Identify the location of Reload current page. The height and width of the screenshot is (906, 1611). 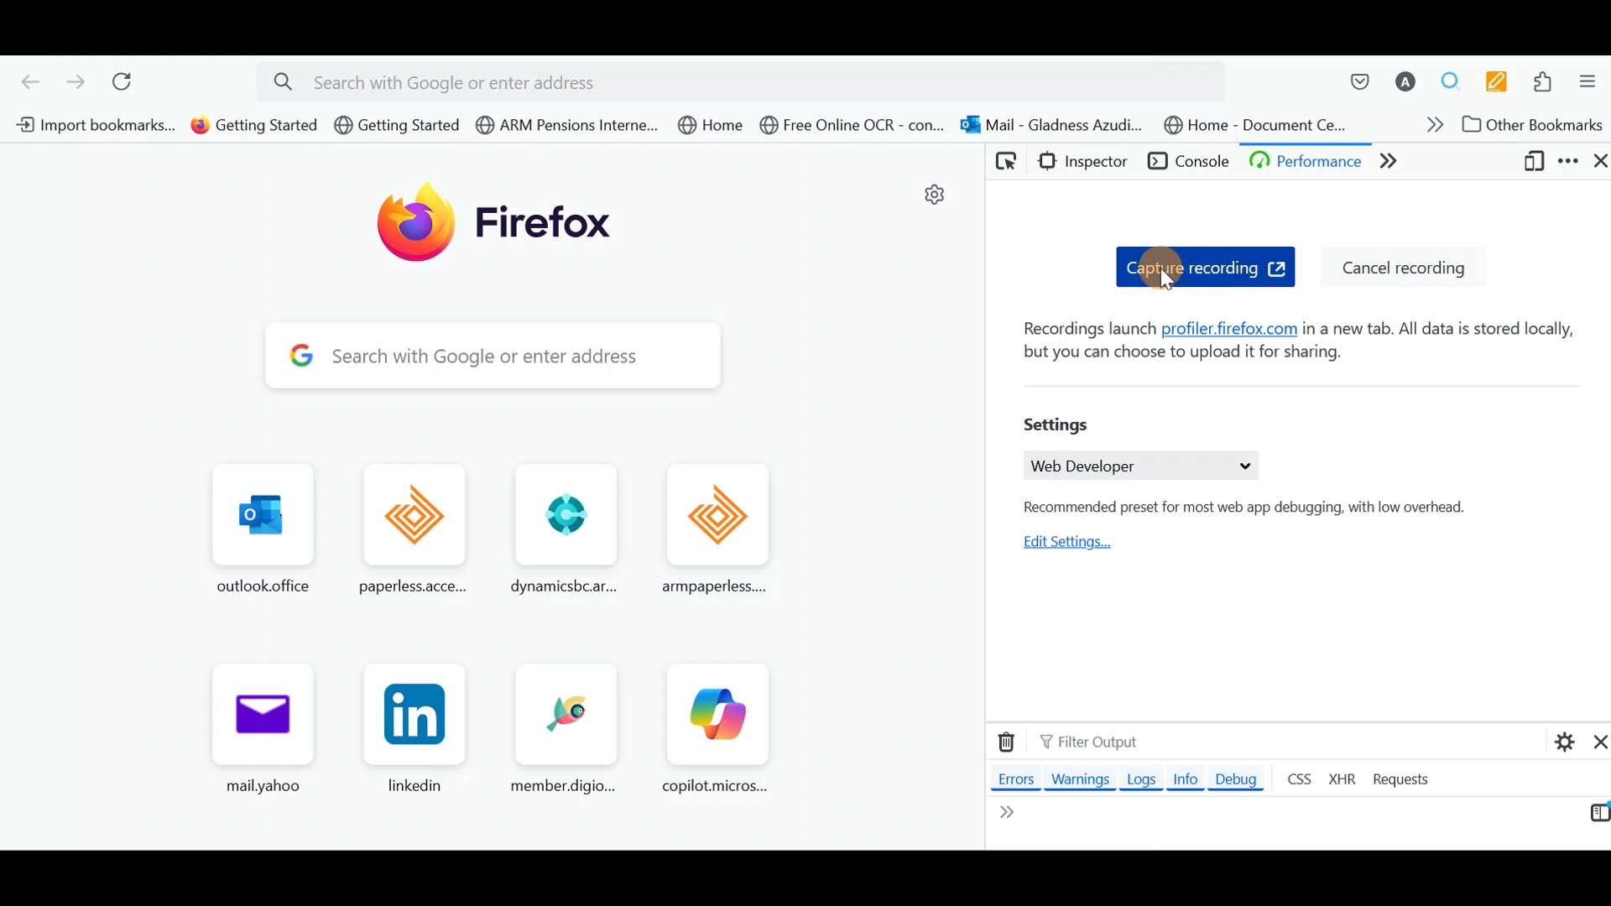
(133, 84).